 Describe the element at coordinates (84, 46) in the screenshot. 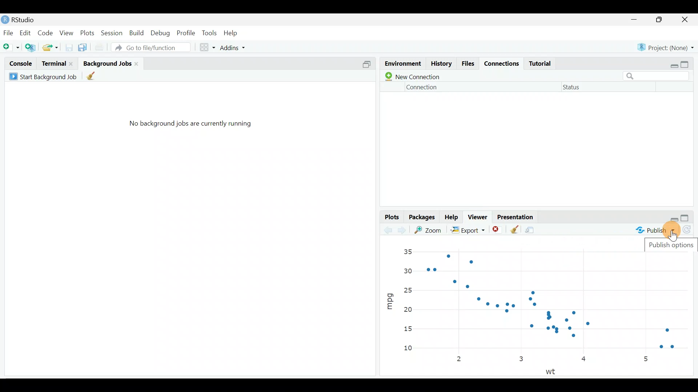

I see `Save all open documents` at that location.